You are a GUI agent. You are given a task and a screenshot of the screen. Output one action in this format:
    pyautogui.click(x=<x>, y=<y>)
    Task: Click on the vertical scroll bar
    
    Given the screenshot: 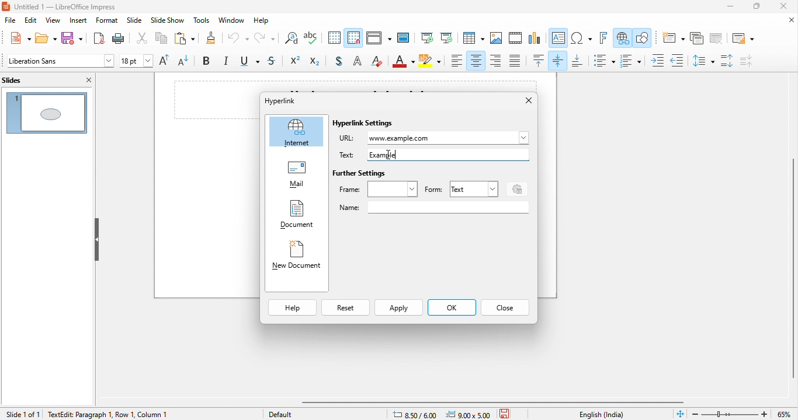 What is the action you would take?
    pyautogui.click(x=792, y=261)
    